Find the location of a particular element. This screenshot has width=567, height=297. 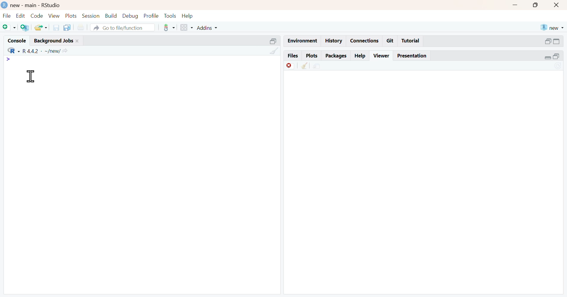

expand is located at coordinates (545, 57).